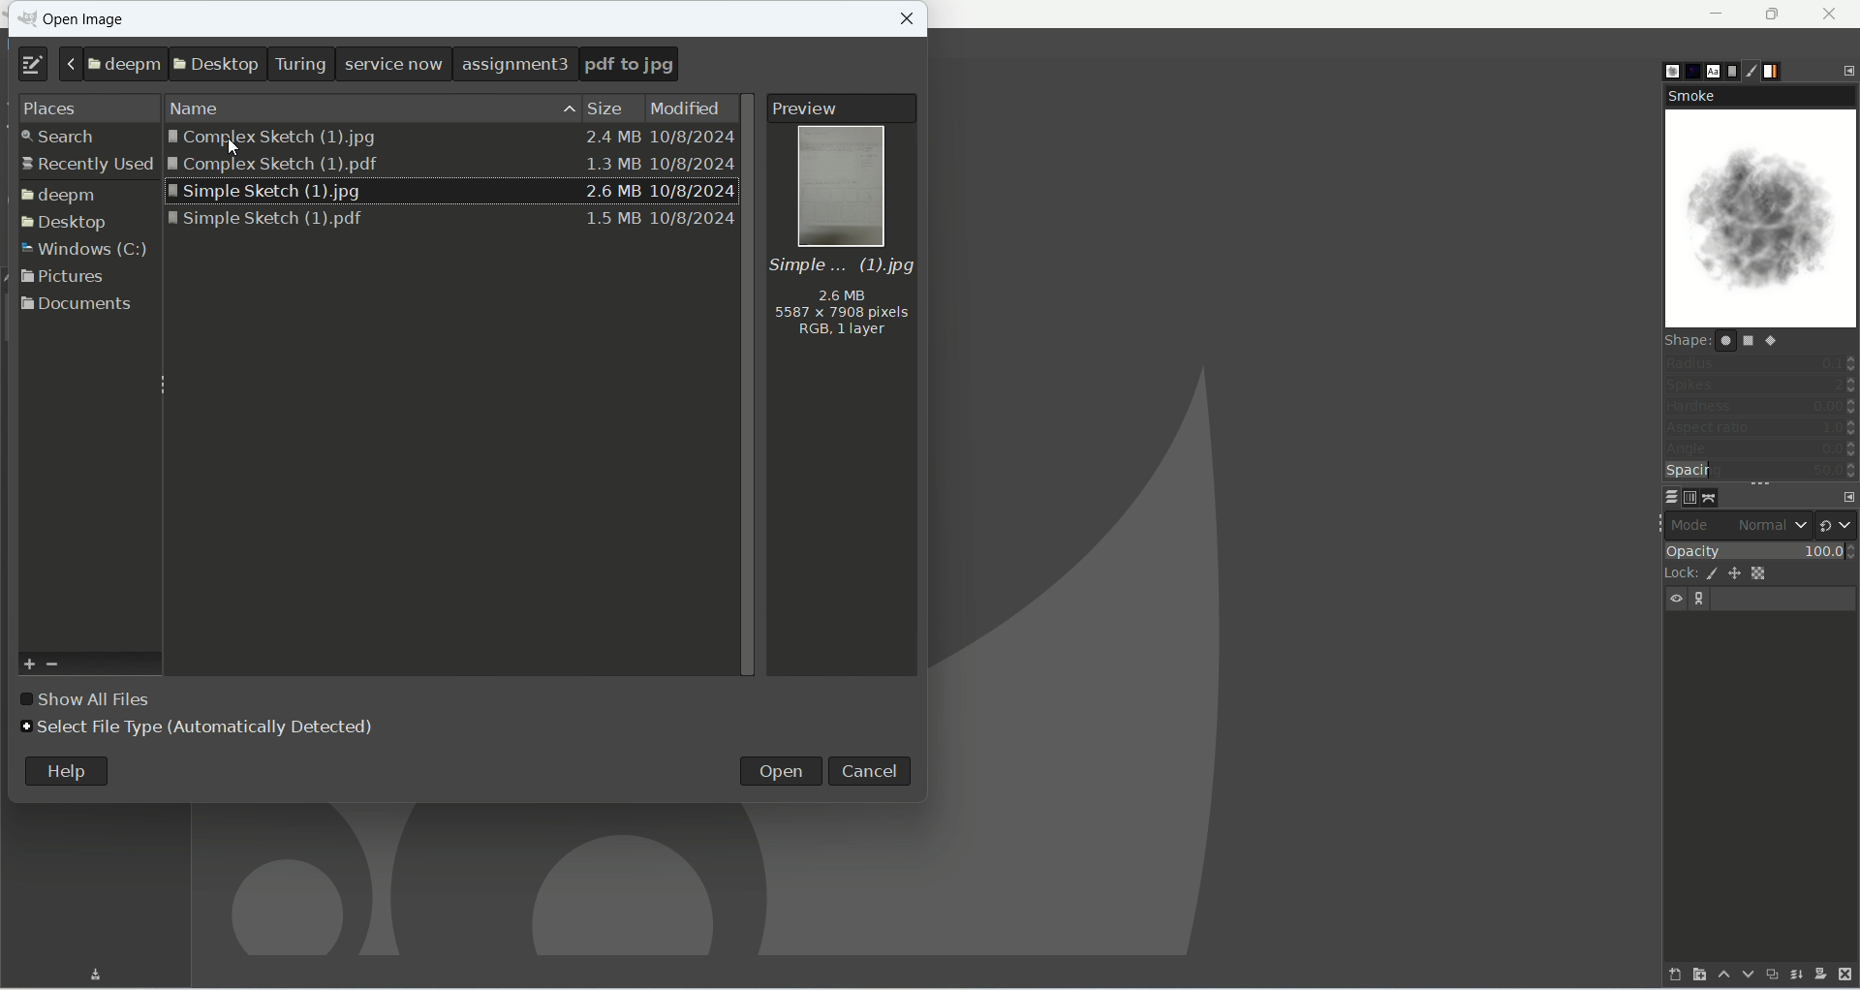 The width and height of the screenshot is (1860, 990). What do you see at coordinates (1694, 525) in the screenshot?
I see `mode` at bounding box center [1694, 525].